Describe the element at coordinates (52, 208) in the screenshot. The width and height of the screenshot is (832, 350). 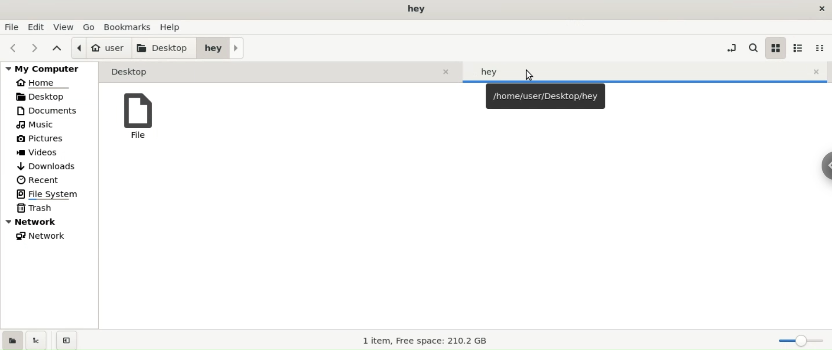
I see `trash` at that location.